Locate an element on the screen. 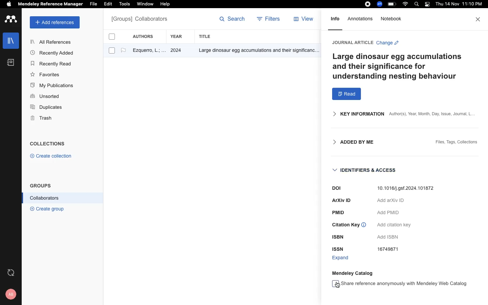  checkboxes is located at coordinates (109, 45).